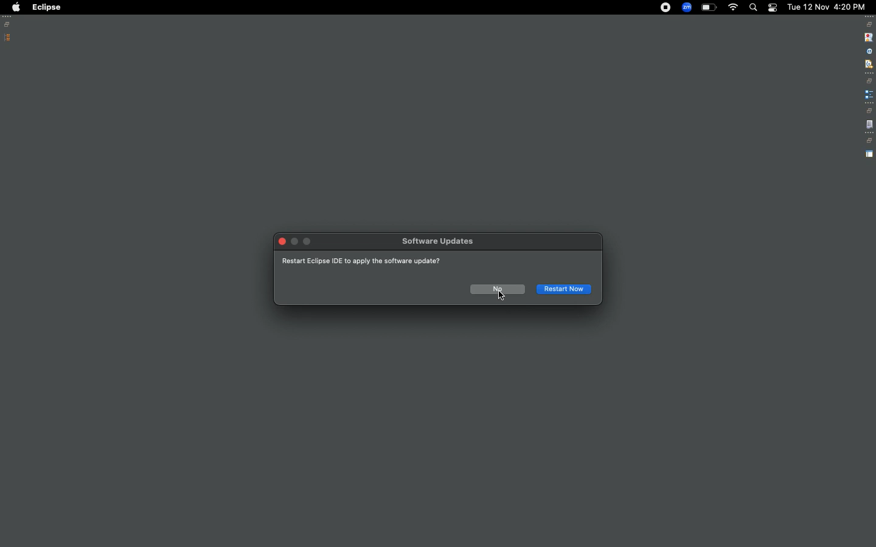 Image resolution: width=876 pixels, height=547 pixels. Describe the element at coordinates (282, 243) in the screenshot. I see `Close` at that location.